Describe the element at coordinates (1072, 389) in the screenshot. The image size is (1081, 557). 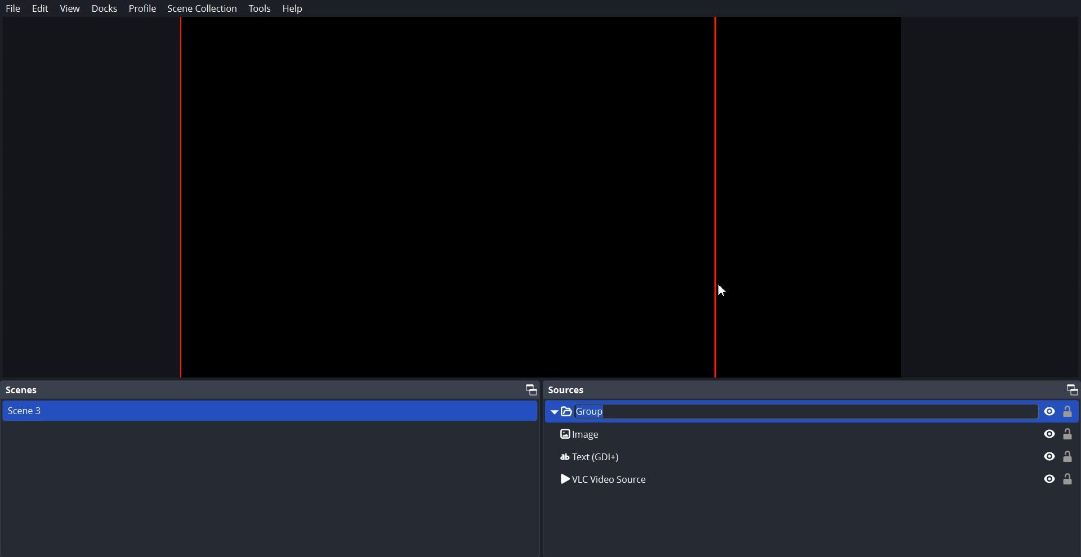
I see `Maximize` at that location.